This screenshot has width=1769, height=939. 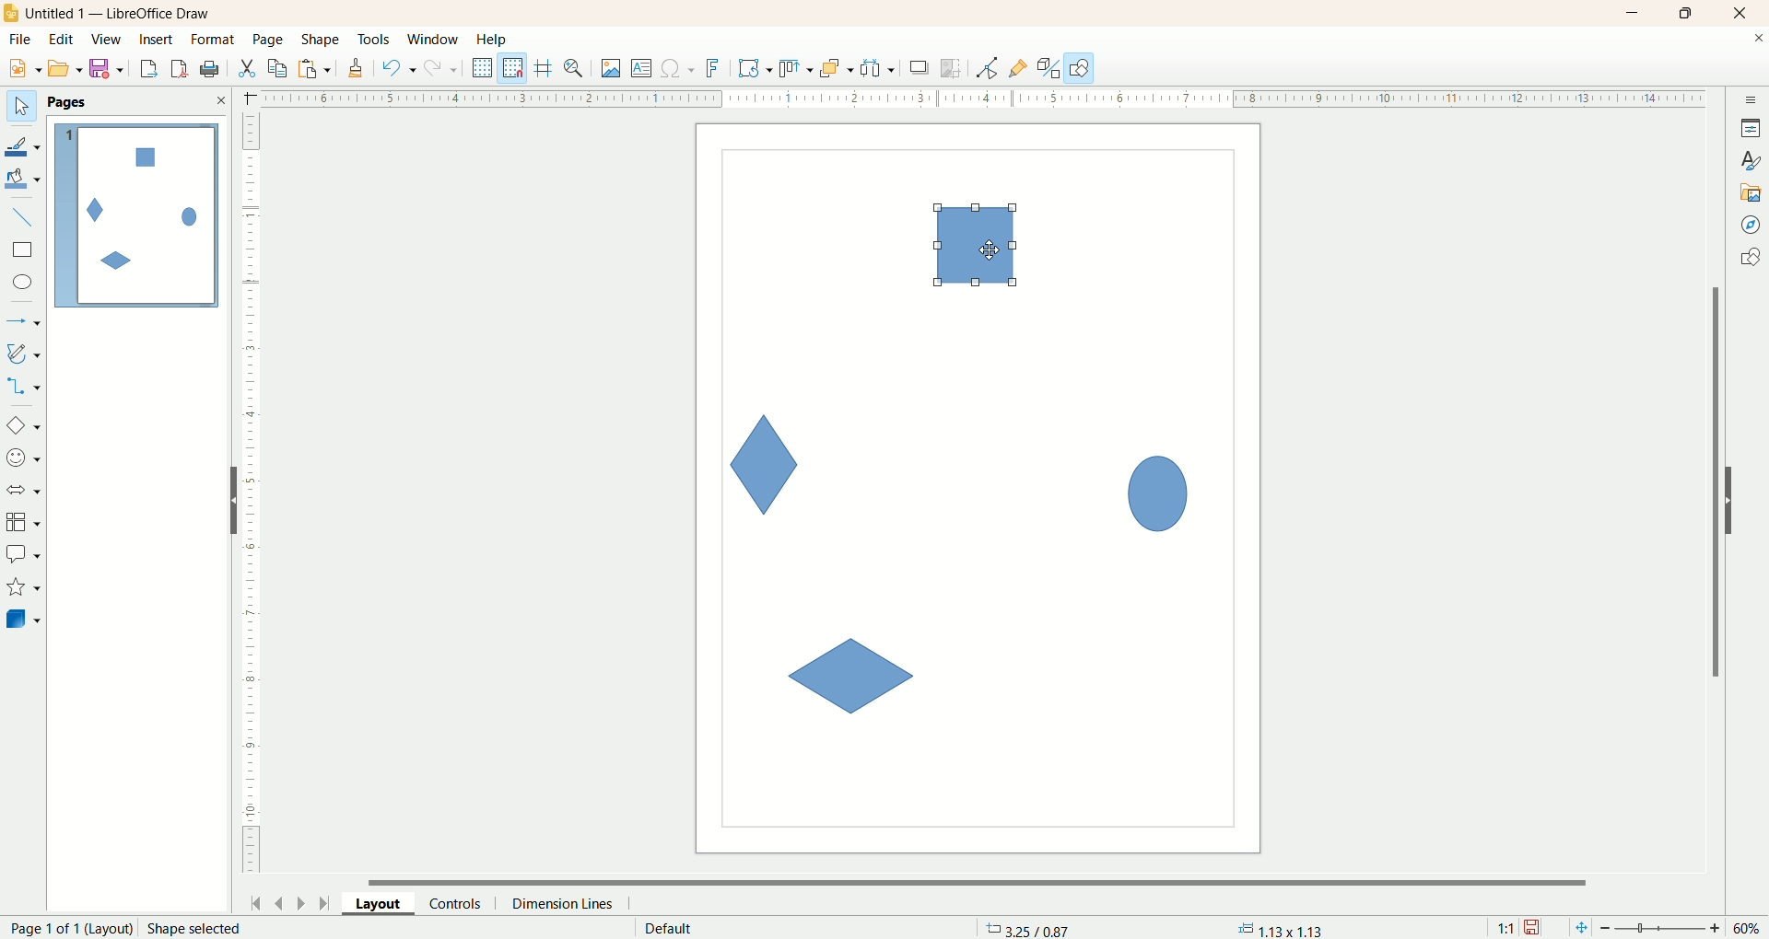 I want to click on helplines, so click(x=546, y=68).